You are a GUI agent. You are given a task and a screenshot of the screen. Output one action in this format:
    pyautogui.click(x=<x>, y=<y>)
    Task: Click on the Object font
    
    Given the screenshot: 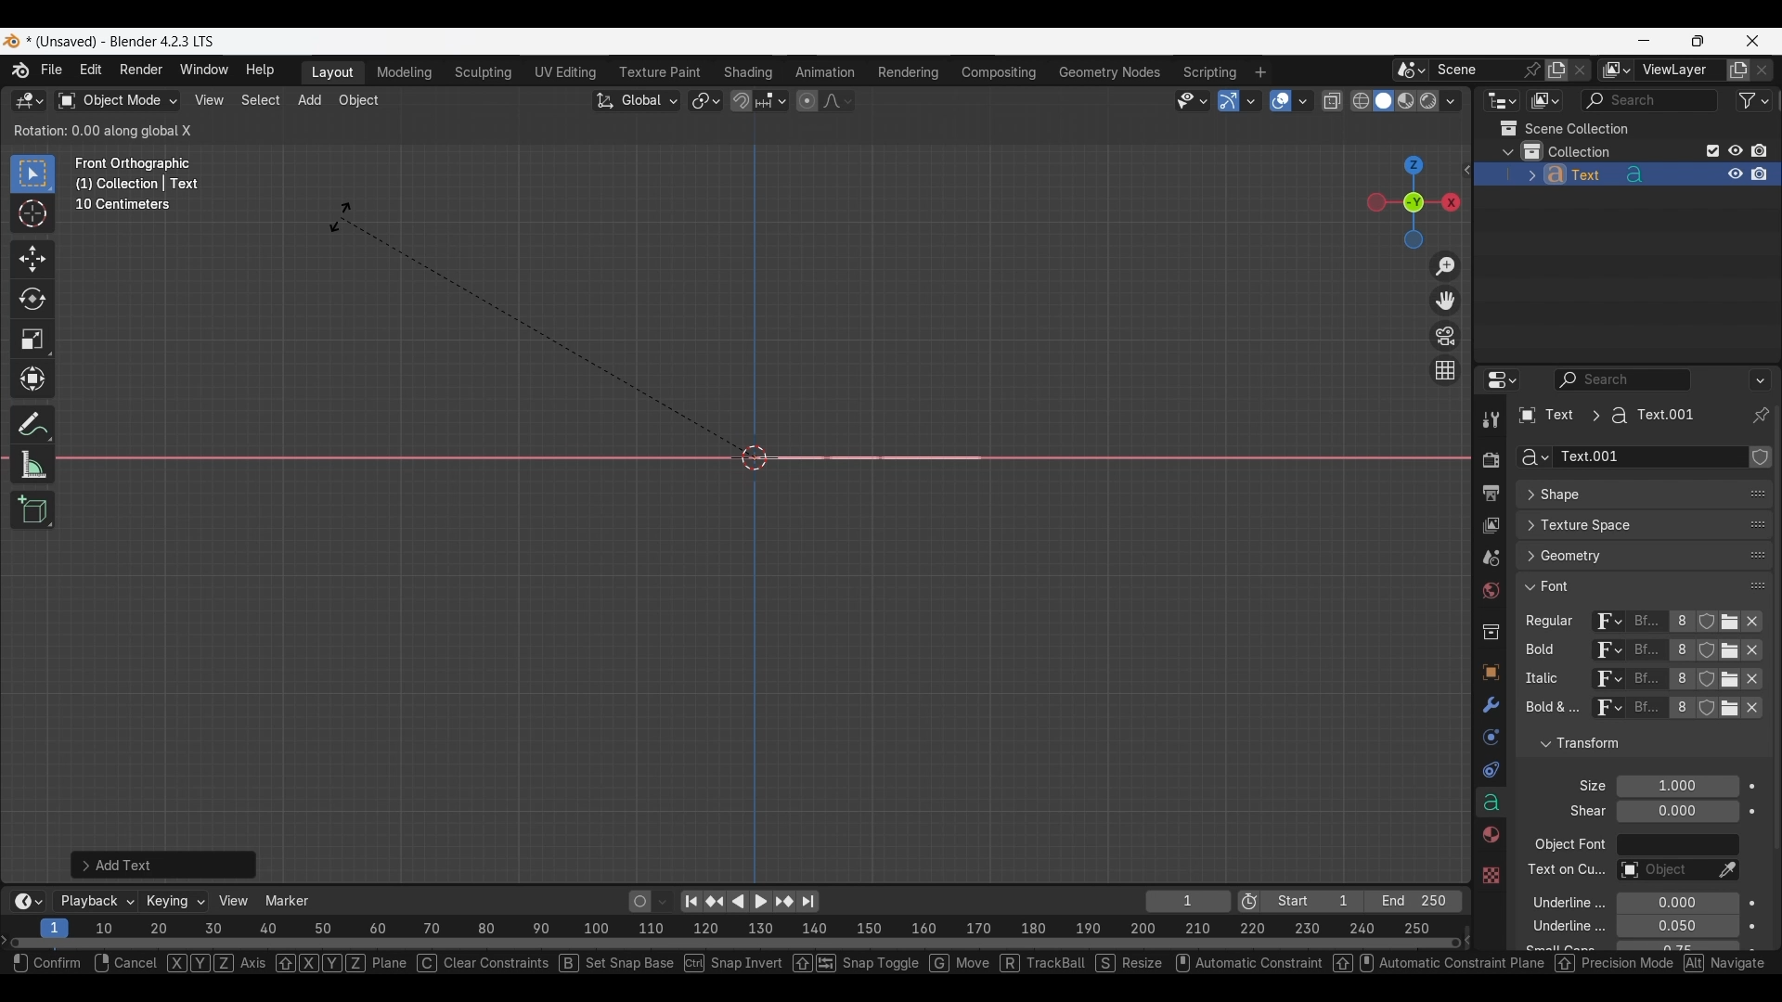 What is the action you would take?
    pyautogui.click(x=1677, y=845)
    